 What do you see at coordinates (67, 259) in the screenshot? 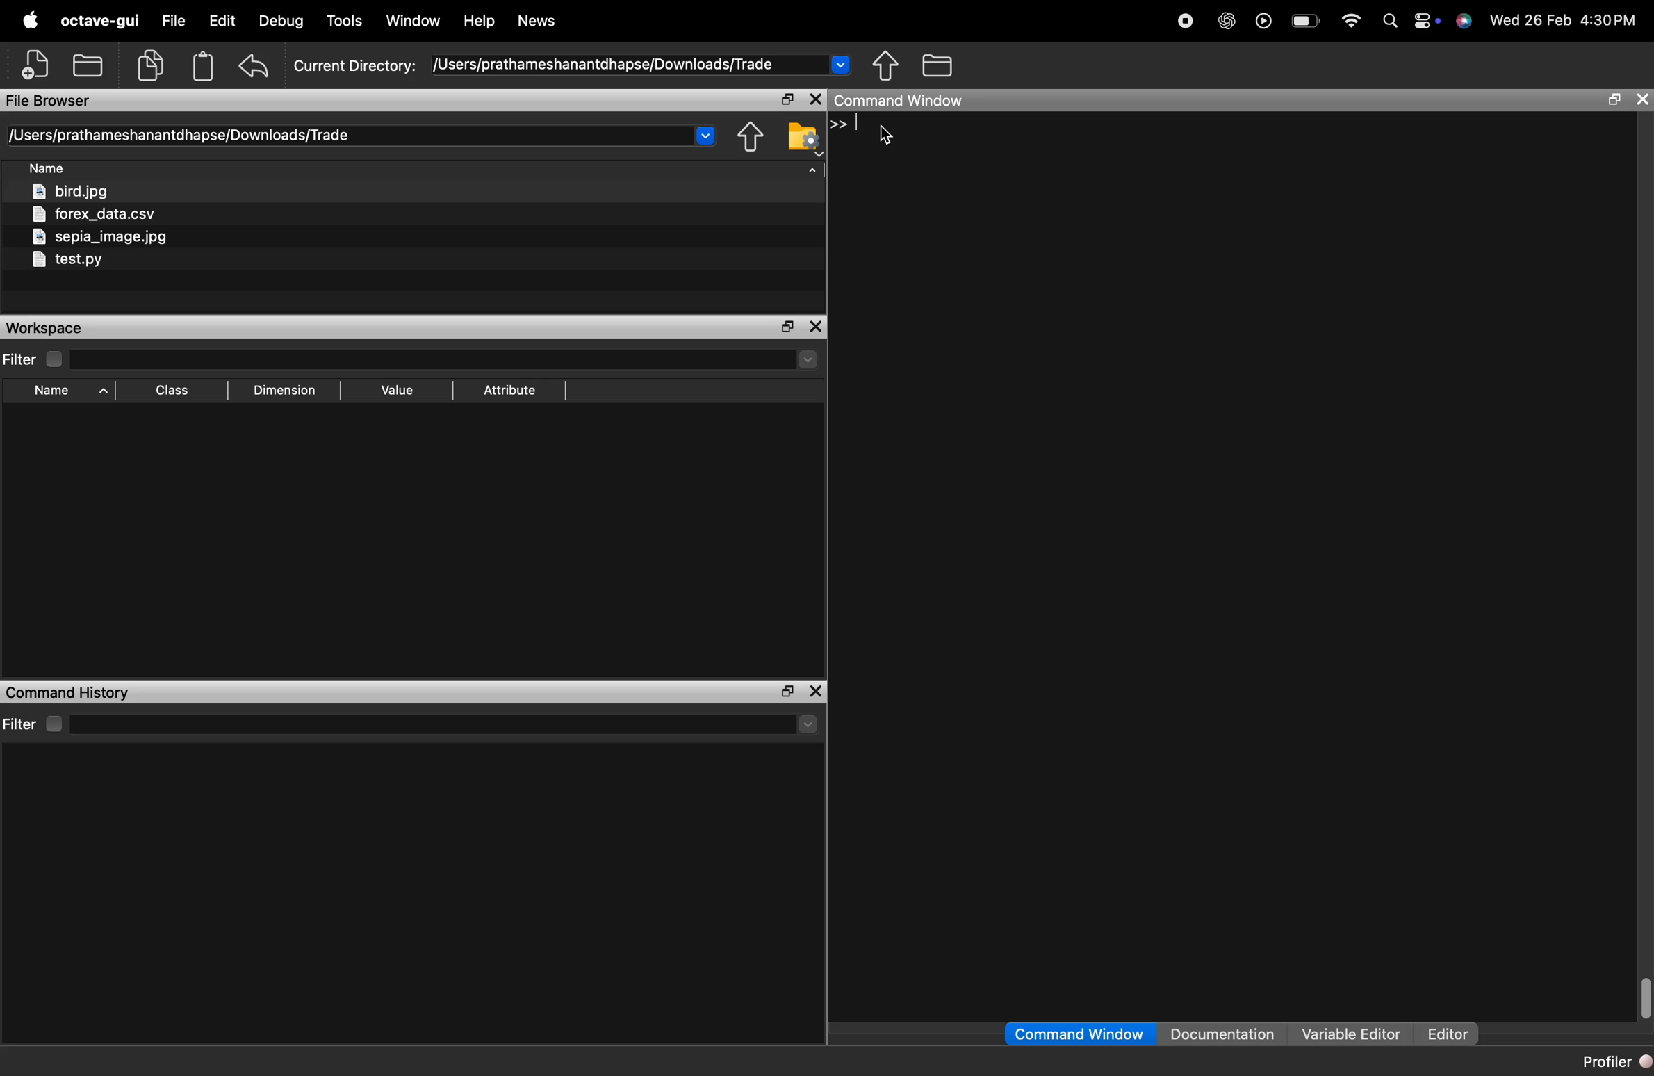
I see ` testpy` at bounding box center [67, 259].